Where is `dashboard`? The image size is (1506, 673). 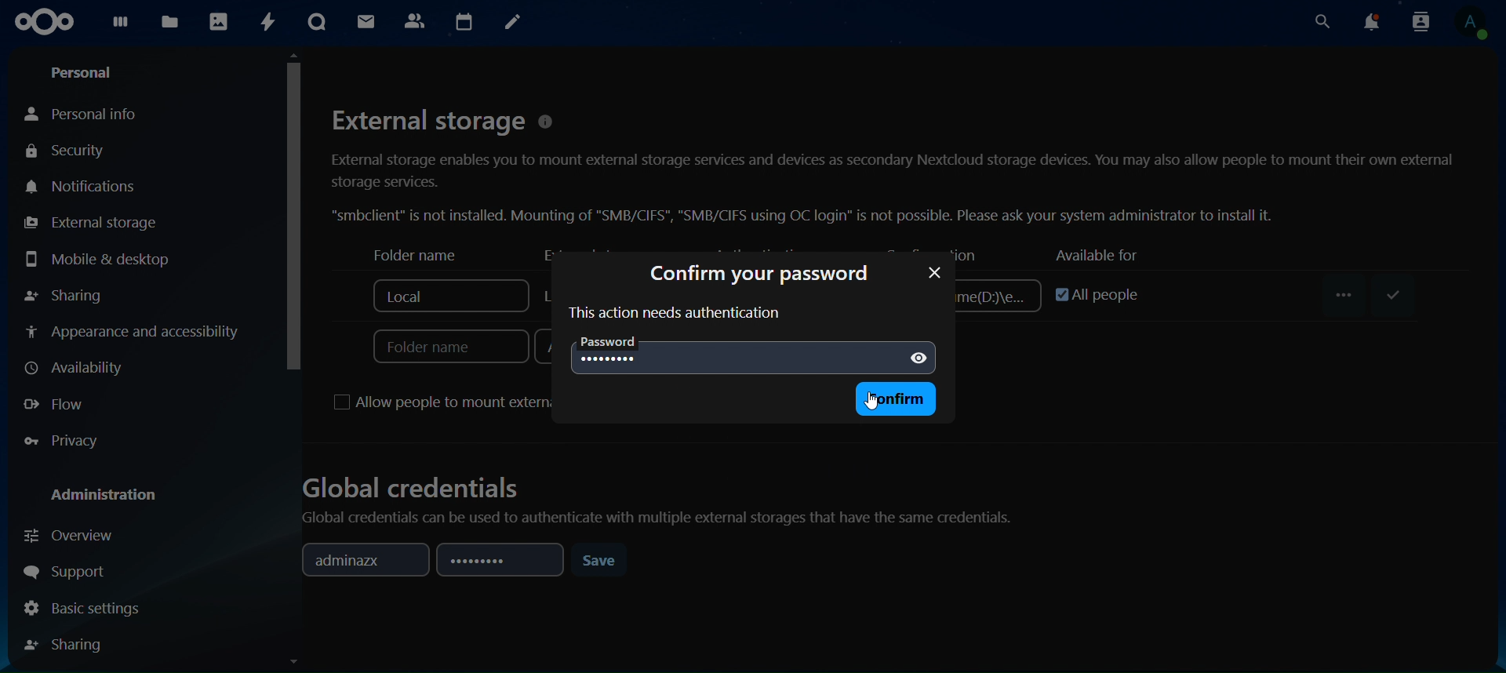 dashboard is located at coordinates (122, 25).